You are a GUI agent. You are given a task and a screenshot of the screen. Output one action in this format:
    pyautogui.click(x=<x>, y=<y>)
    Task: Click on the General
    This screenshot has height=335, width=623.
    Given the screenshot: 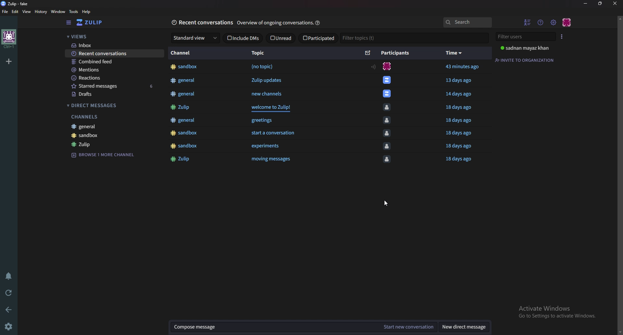 What is the action you would take?
    pyautogui.click(x=114, y=135)
    